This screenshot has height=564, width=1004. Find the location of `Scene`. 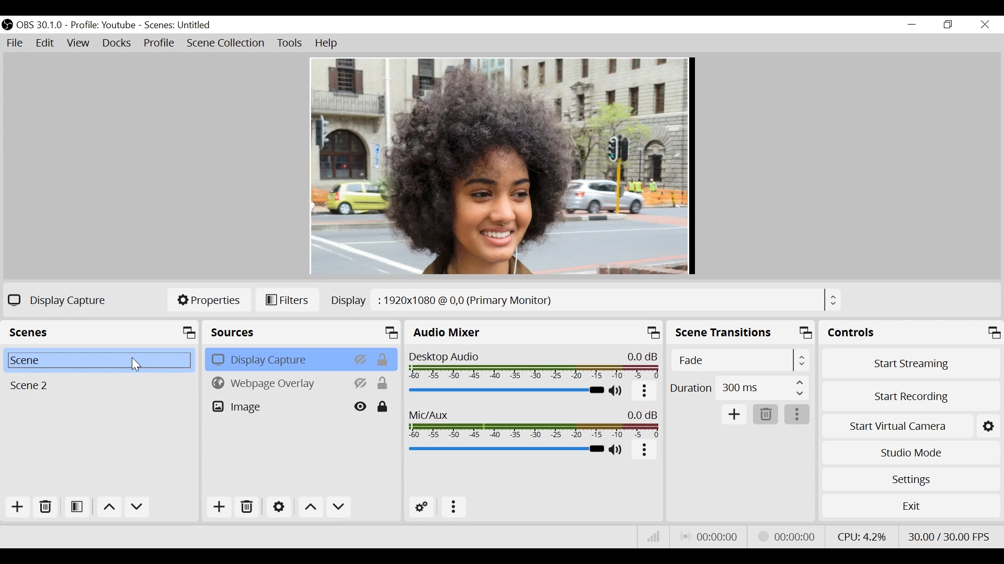

Scene is located at coordinates (102, 331).